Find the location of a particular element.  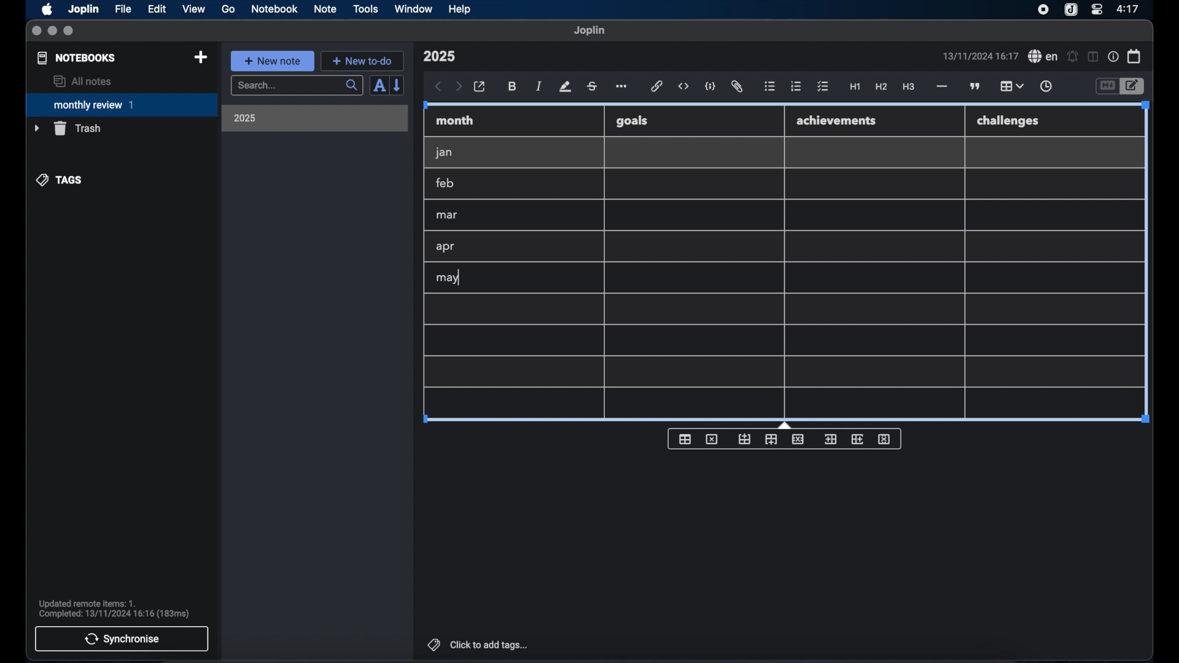

jan is located at coordinates (444, 153).